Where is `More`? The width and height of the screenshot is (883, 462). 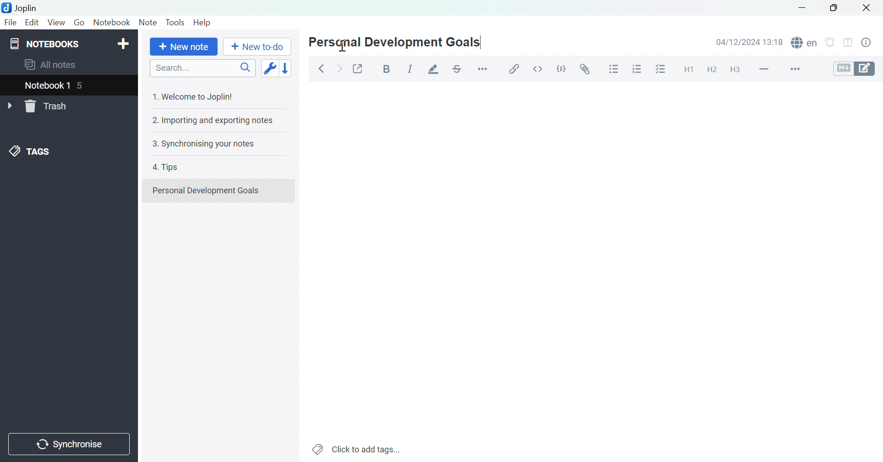
More is located at coordinates (798, 69).